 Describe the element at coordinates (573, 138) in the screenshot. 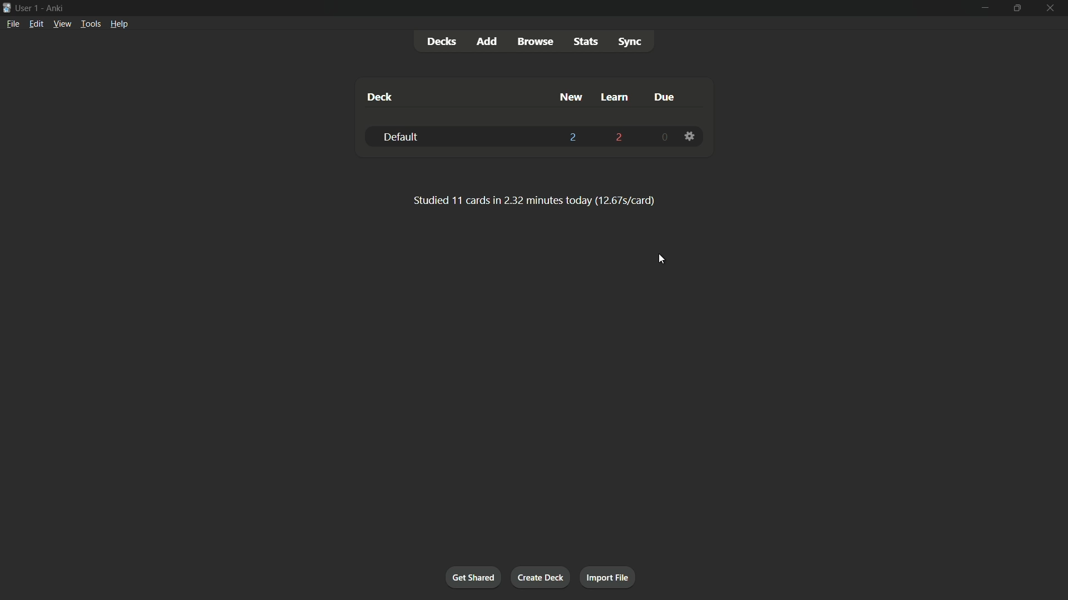

I see `2` at that location.